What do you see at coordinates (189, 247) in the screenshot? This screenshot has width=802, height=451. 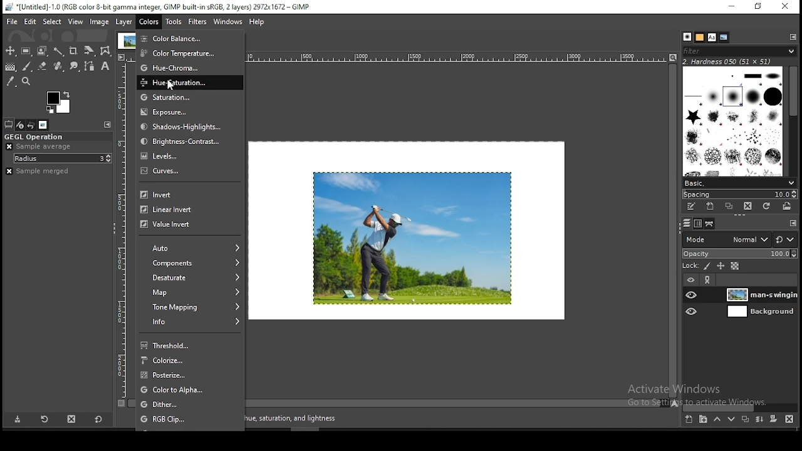 I see `auto` at bounding box center [189, 247].